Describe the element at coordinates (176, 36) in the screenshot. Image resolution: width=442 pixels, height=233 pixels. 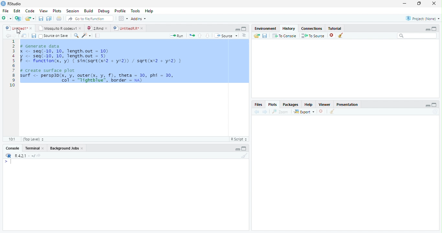
I see `Run` at that location.